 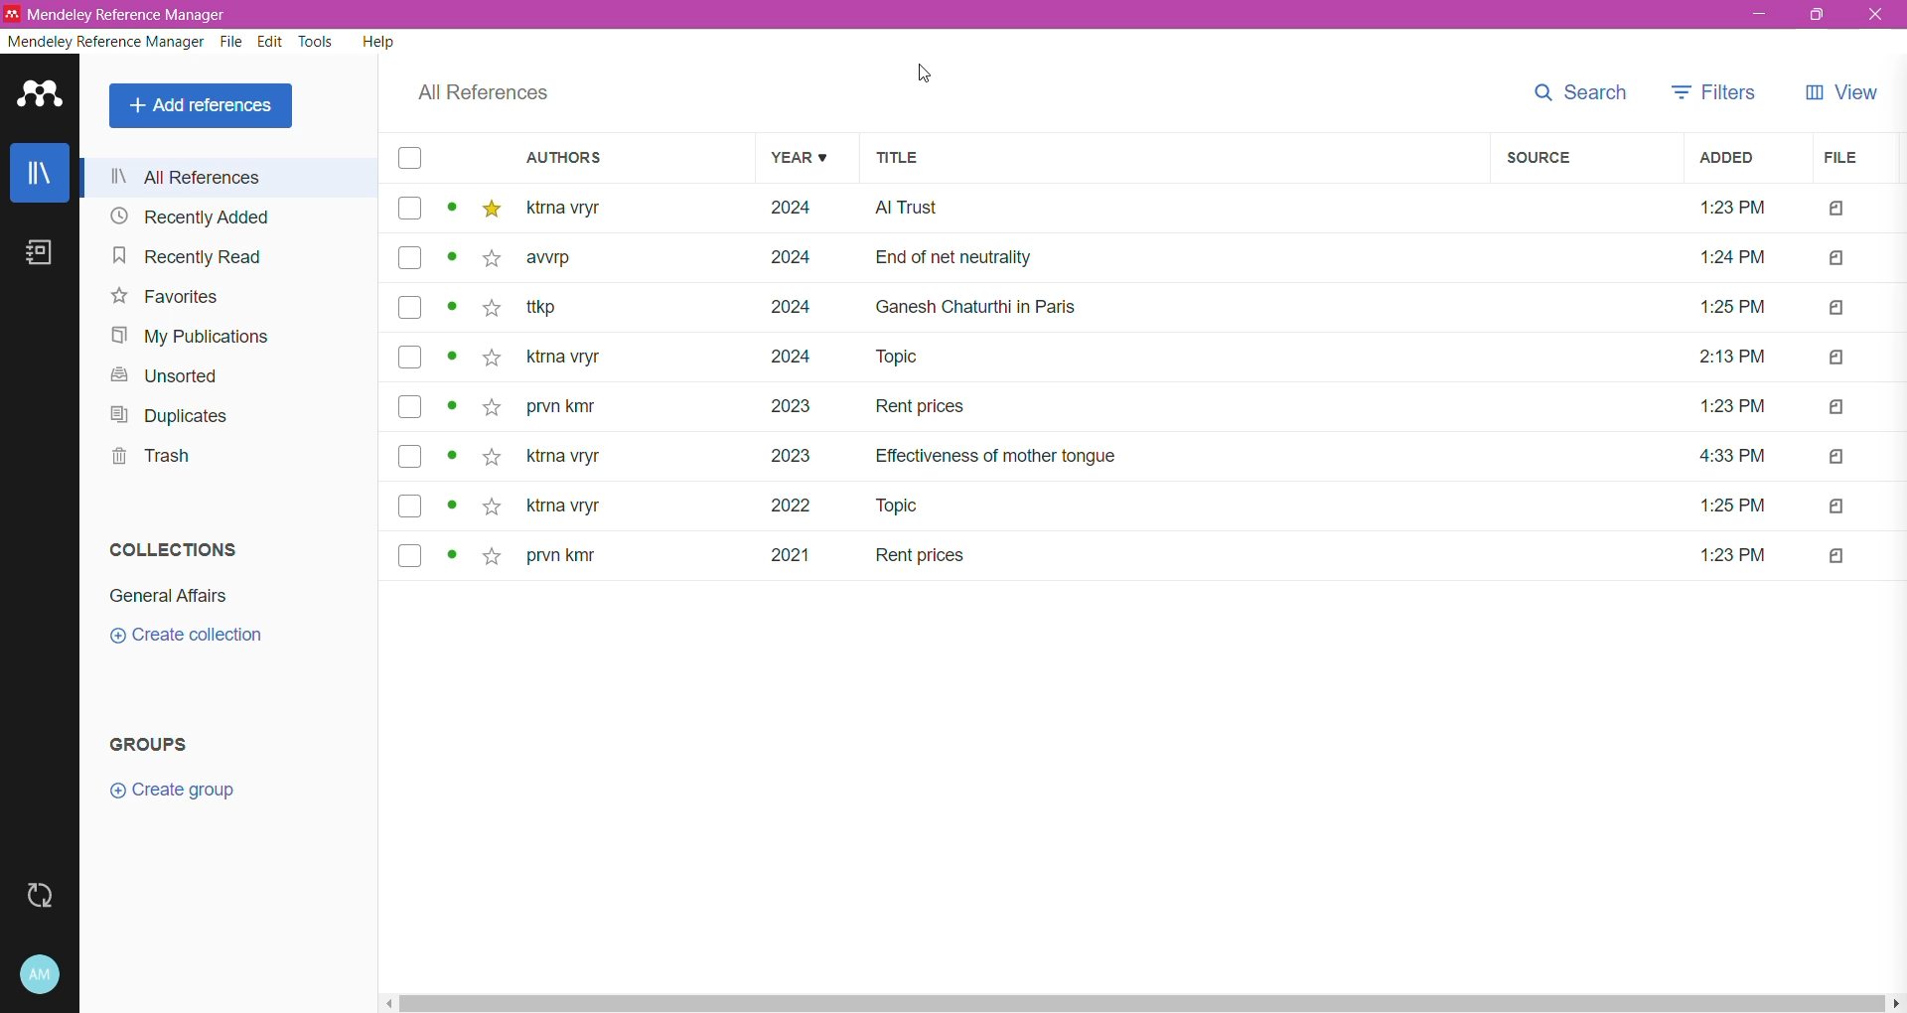 I want to click on Help, so click(x=377, y=40).